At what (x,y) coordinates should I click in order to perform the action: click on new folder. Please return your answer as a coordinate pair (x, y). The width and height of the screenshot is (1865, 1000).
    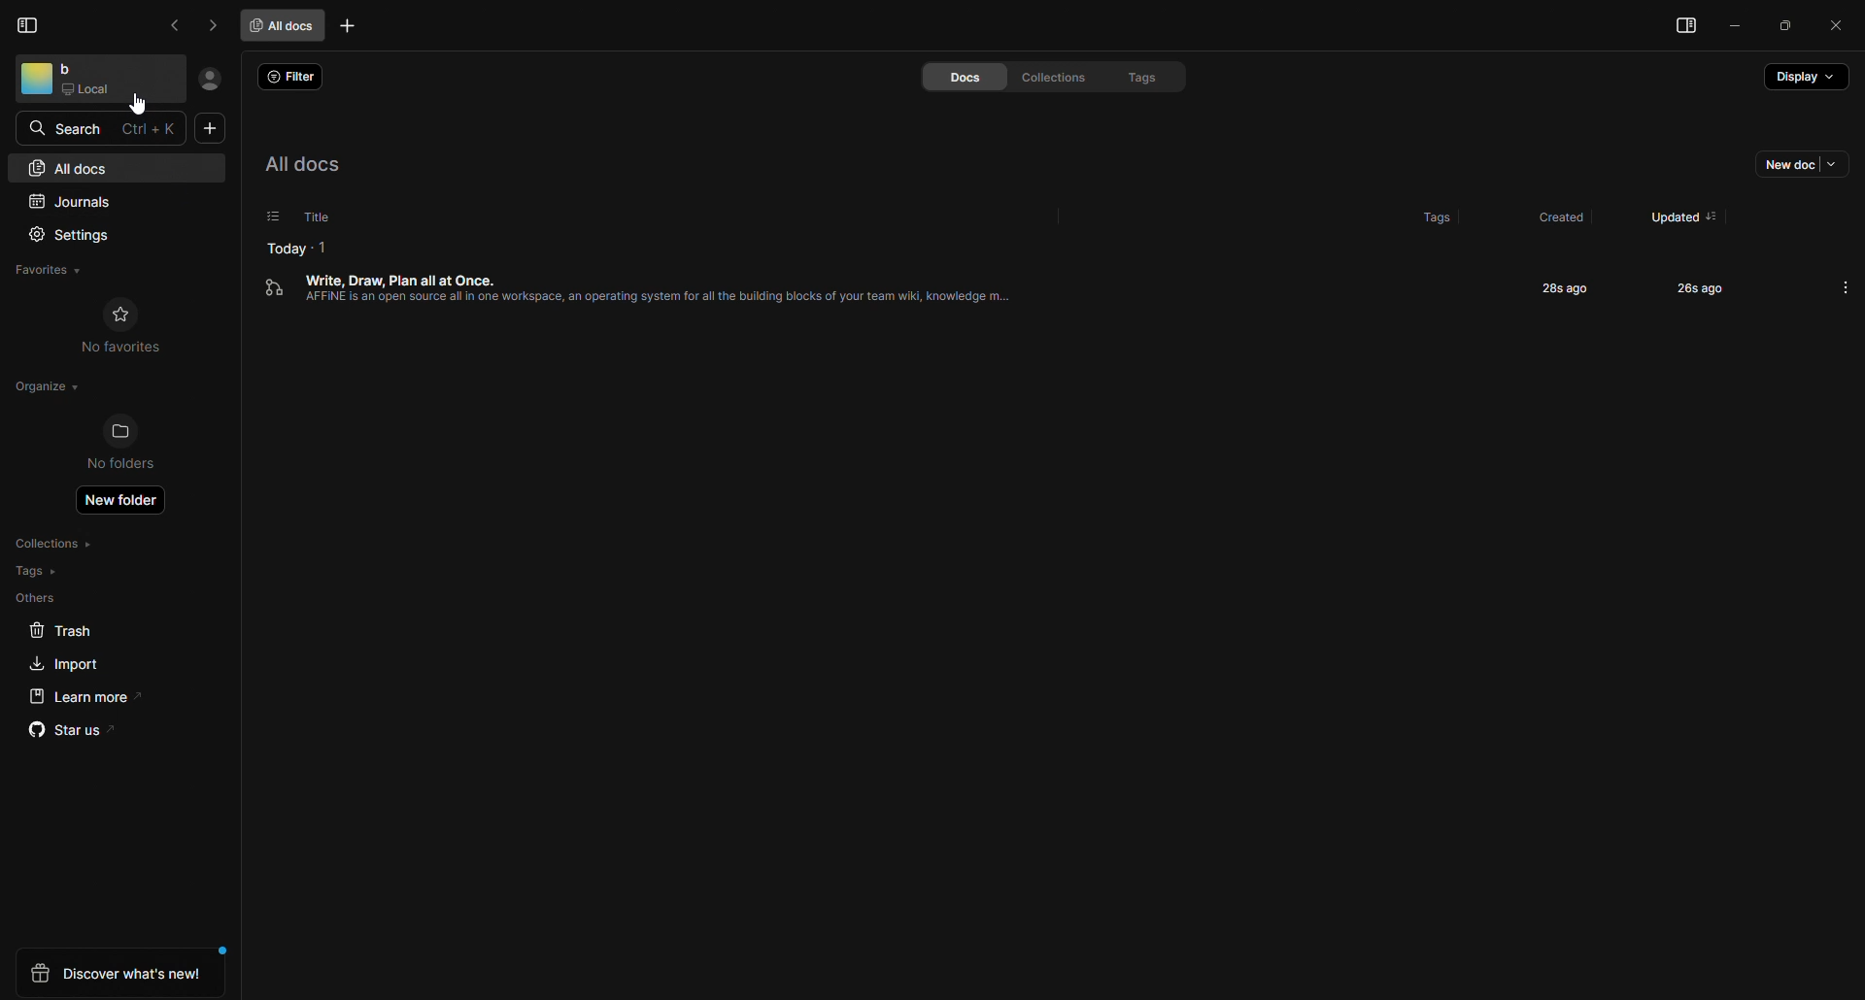
    Looking at the image, I should click on (125, 504).